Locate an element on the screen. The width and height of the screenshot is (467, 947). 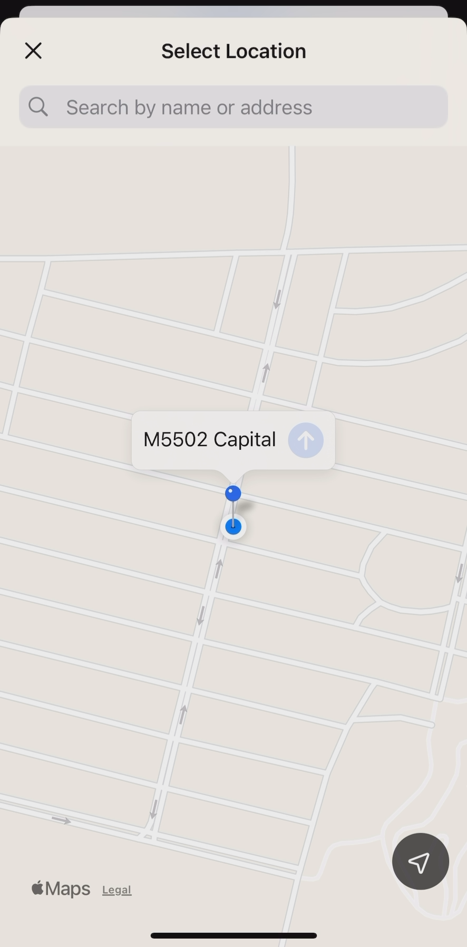
current location is located at coordinates (419, 861).